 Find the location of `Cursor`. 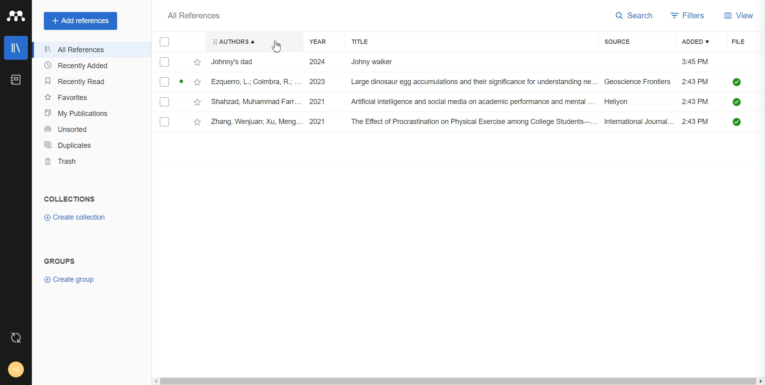

Cursor is located at coordinates (277, 47).